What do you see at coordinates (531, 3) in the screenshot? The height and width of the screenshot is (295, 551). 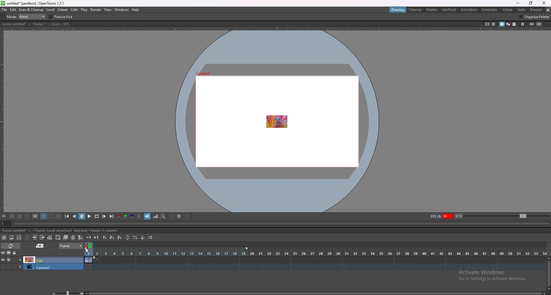 I see `resize` at bounding box center [531, 3].